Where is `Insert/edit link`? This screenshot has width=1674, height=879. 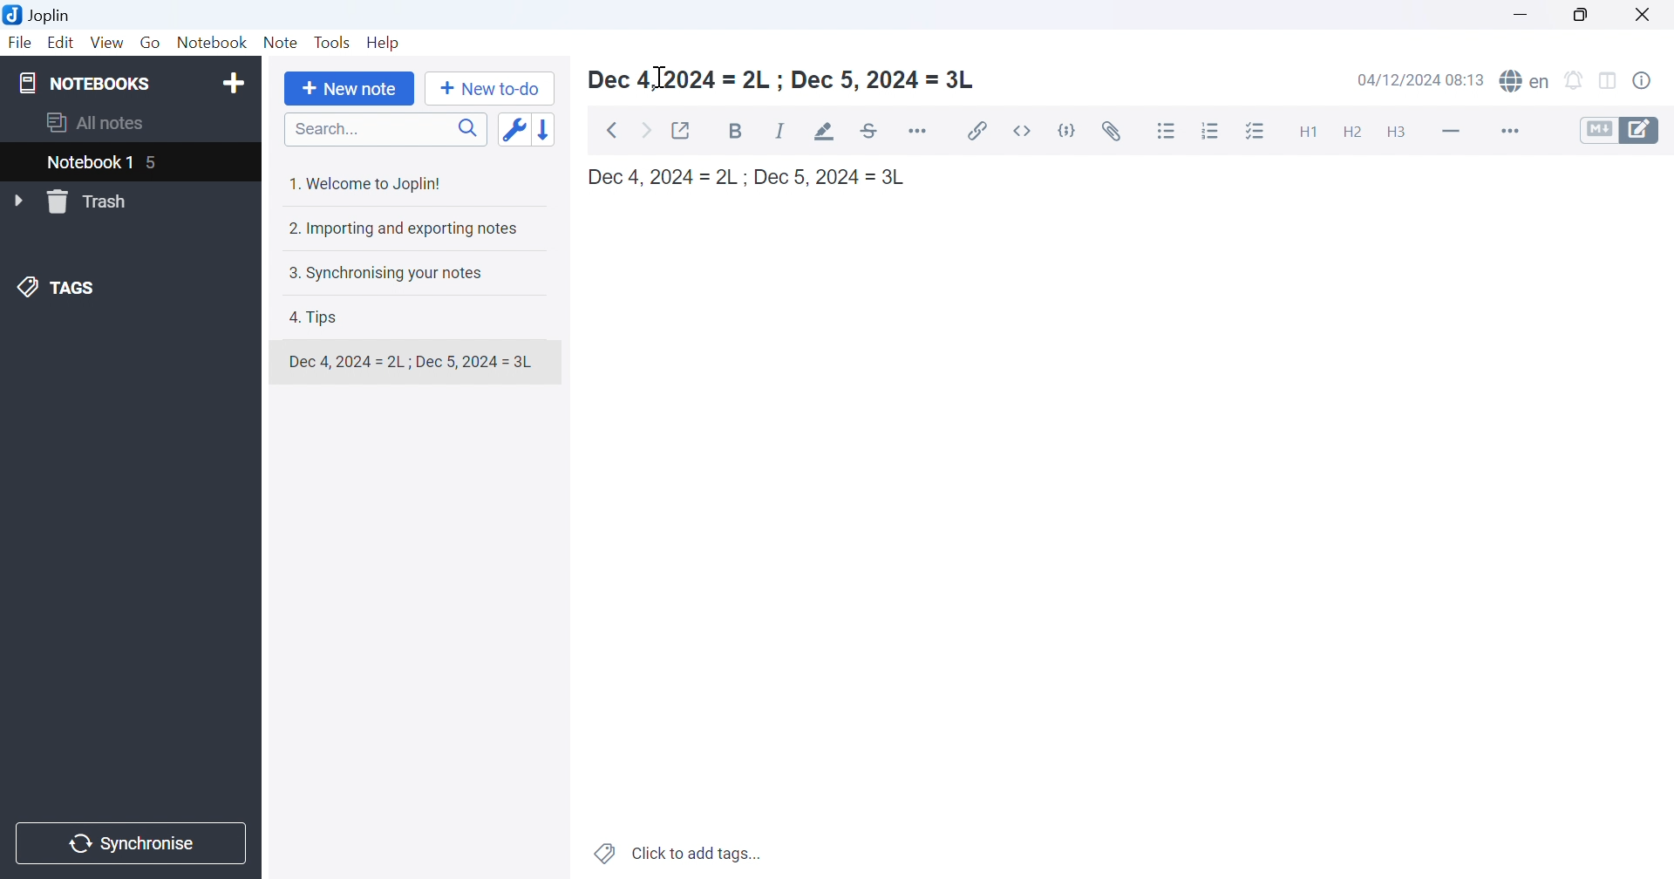
Insert/edit link is located at coordinates (979, 131).